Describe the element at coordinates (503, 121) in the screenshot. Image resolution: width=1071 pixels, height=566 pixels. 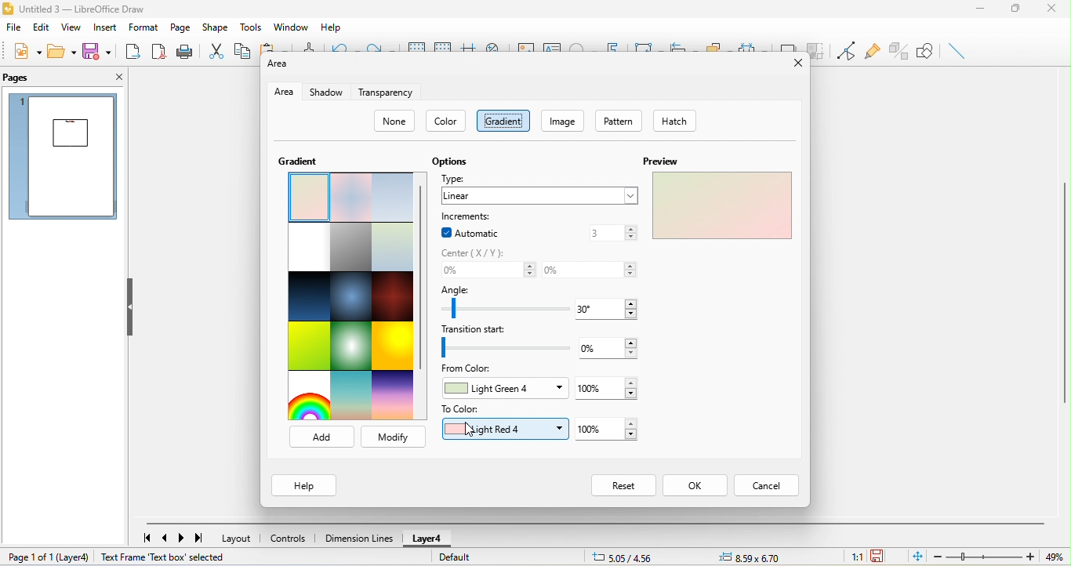
I see `gradient` at that location.